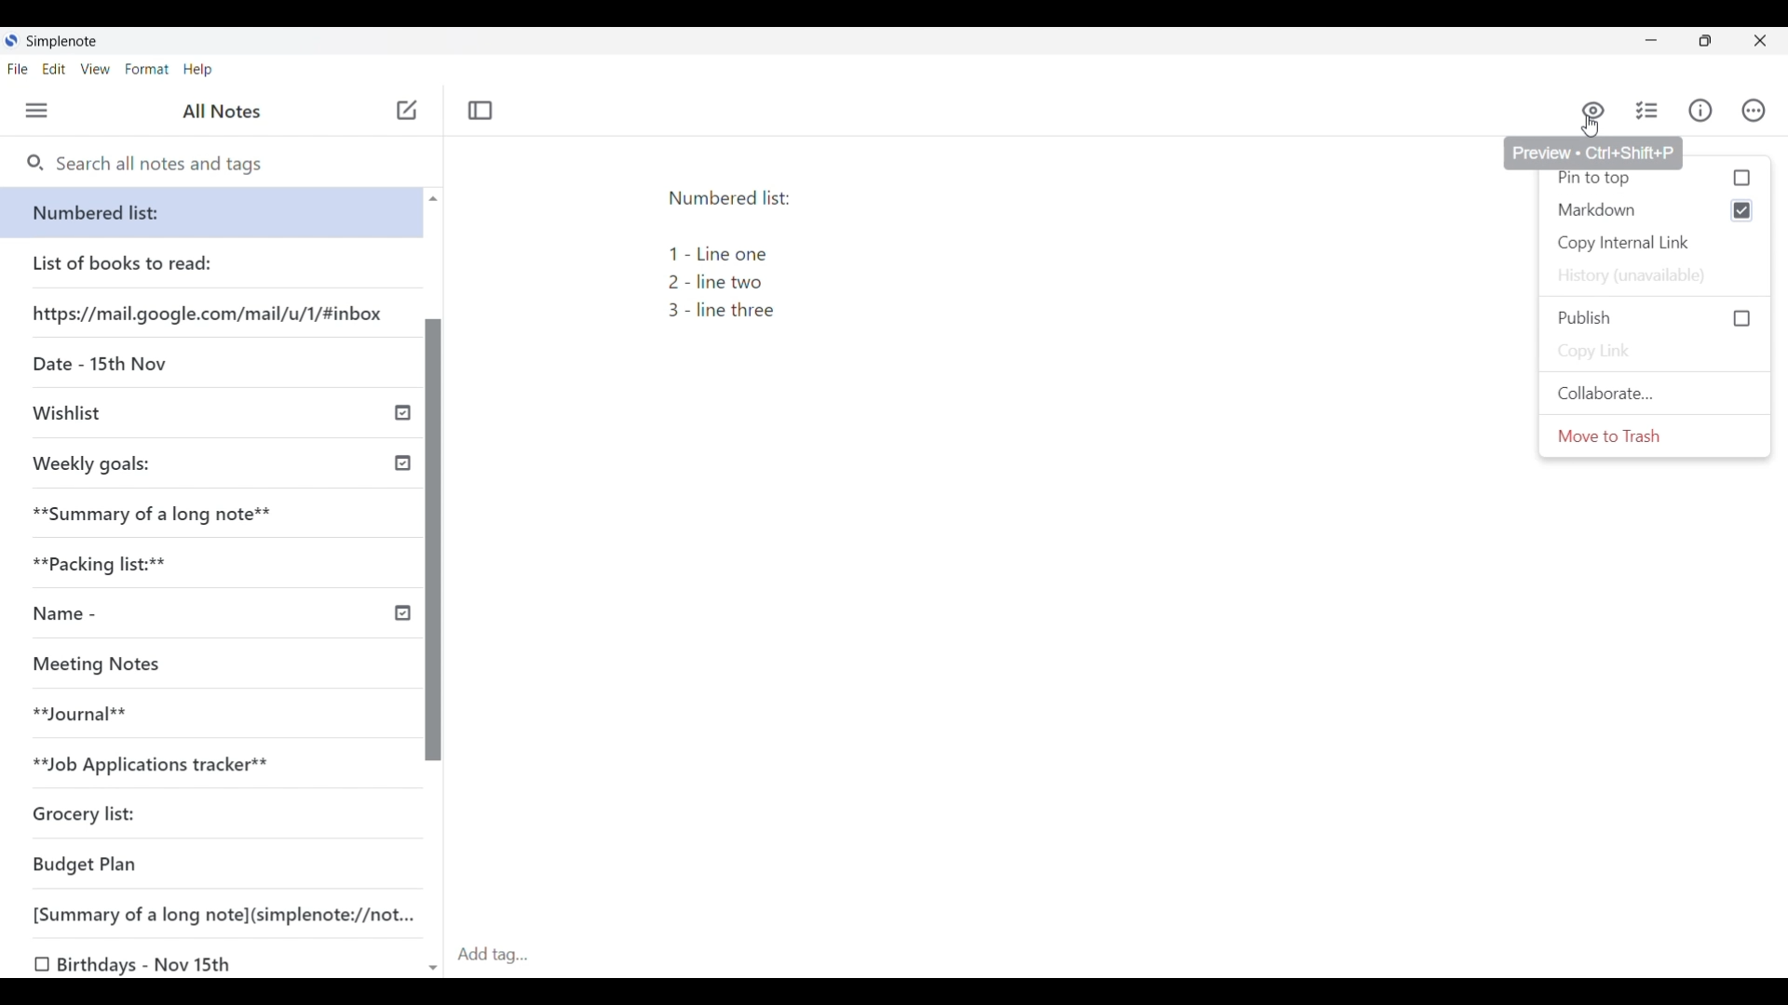 This screenshot has width=1788, height=1005. Describe the element at coordinates (161, 768) in the screenshot. I see `**Job Applications tracker**` at that location.